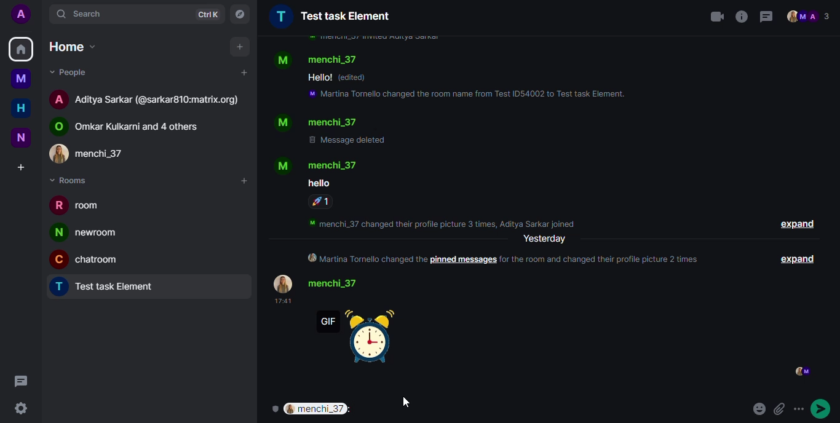  What do you see at coordinates (71, 46) in the screenshot?
I see `home` at bounding box center [71, 46].